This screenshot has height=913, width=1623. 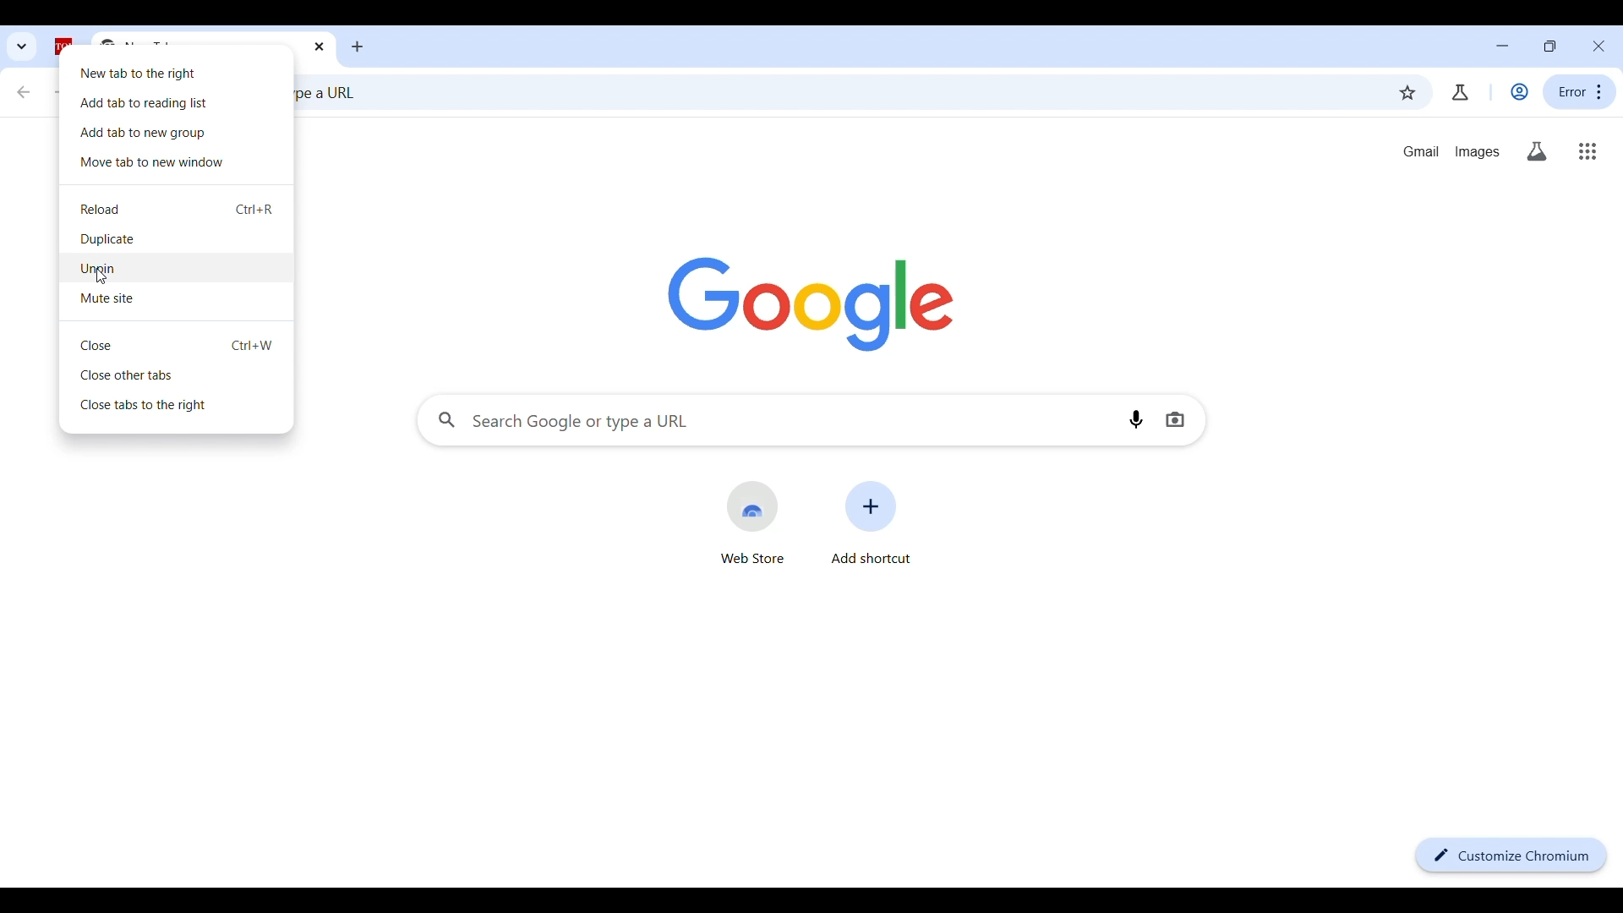 I want to click on Google logo, so click(x=810, y=305).